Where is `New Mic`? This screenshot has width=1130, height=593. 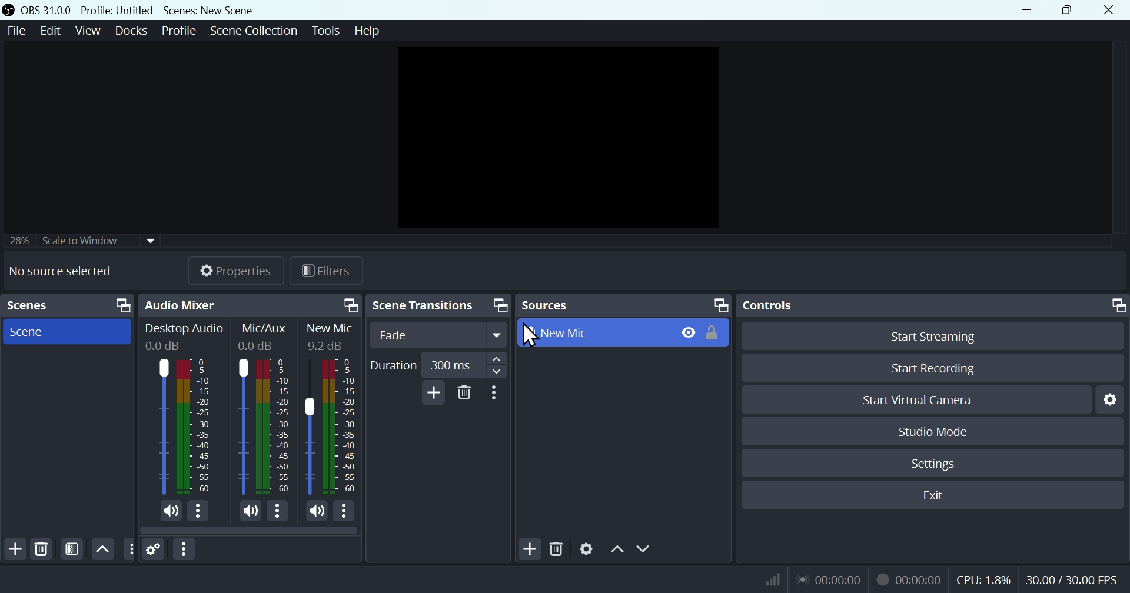 New Mic is located at coordinates (311, 428).